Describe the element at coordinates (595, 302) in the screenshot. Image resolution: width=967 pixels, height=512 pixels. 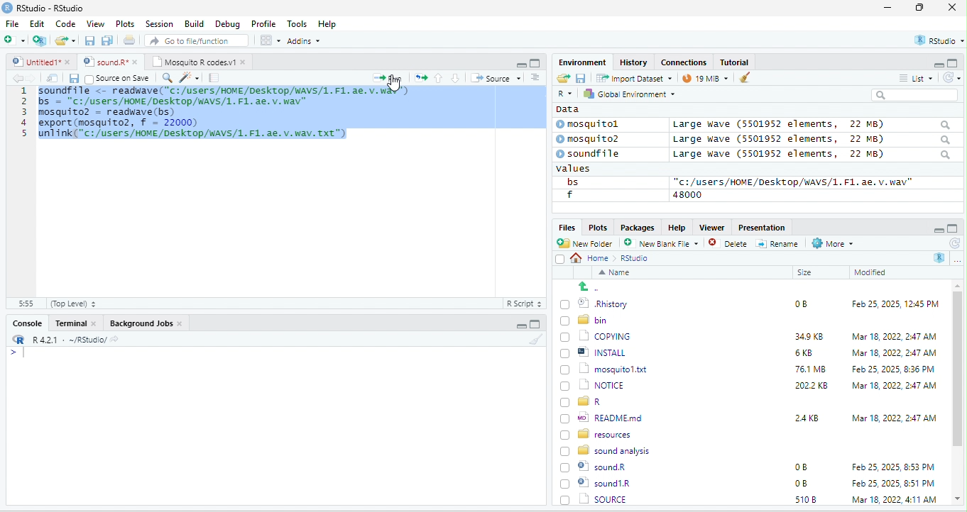
I see `© Rhistory` at that location.